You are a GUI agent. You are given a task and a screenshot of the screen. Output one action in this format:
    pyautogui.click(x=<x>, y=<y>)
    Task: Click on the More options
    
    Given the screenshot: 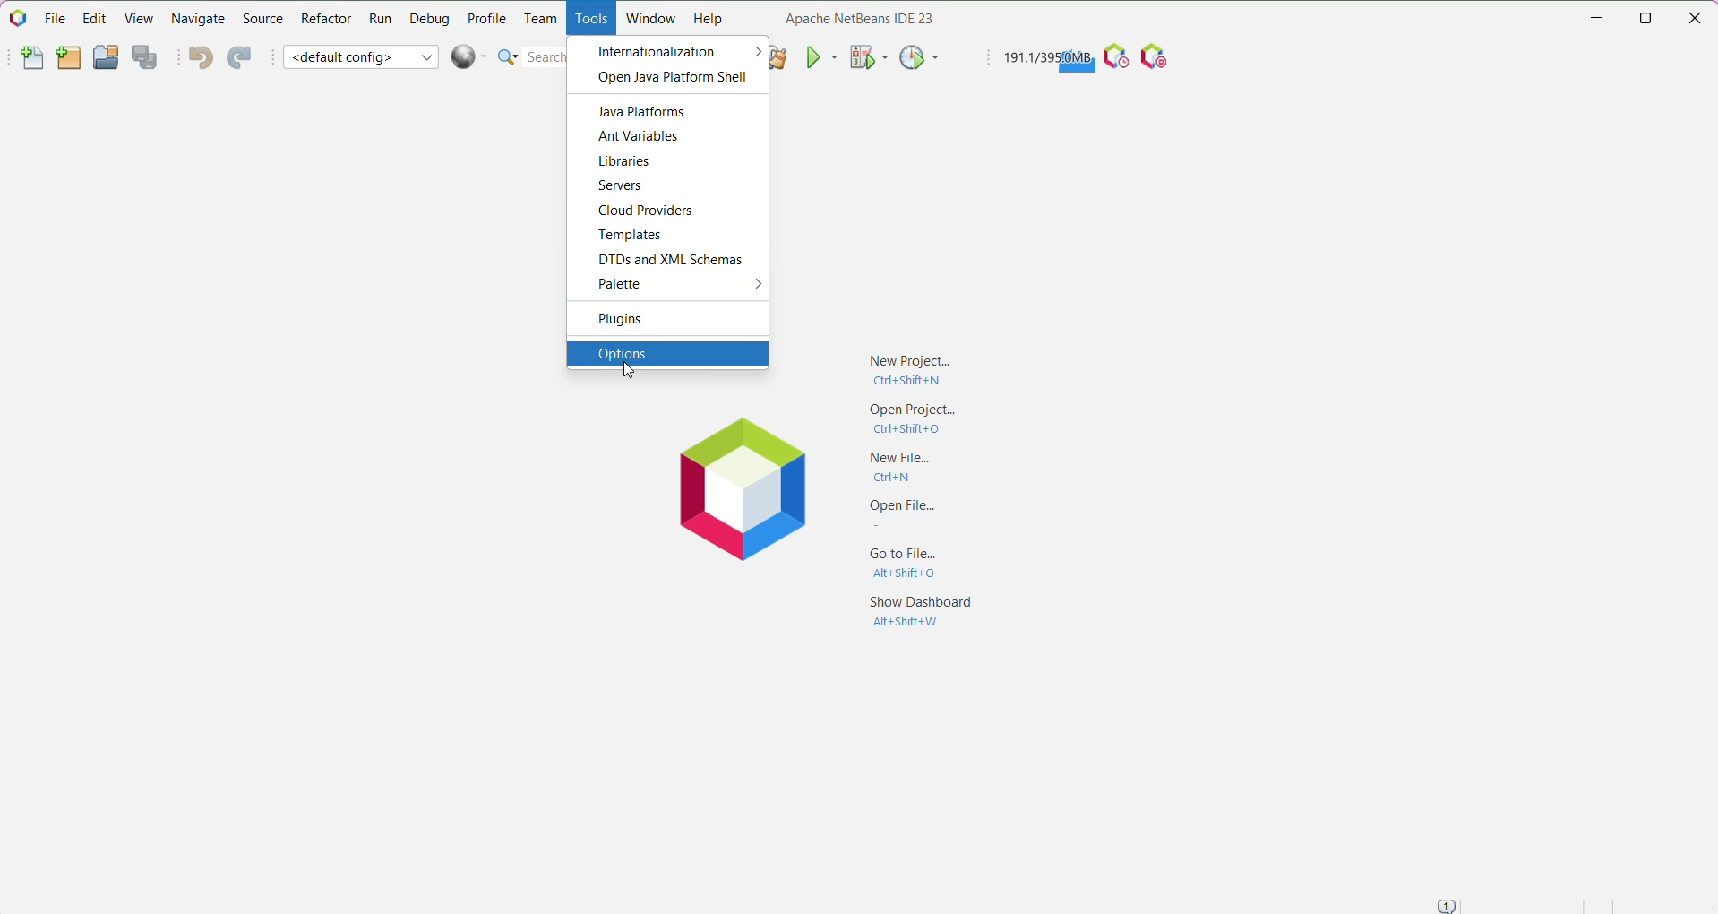 What is the action you would take?
    pyautogui.click(x=752, y=285)
    